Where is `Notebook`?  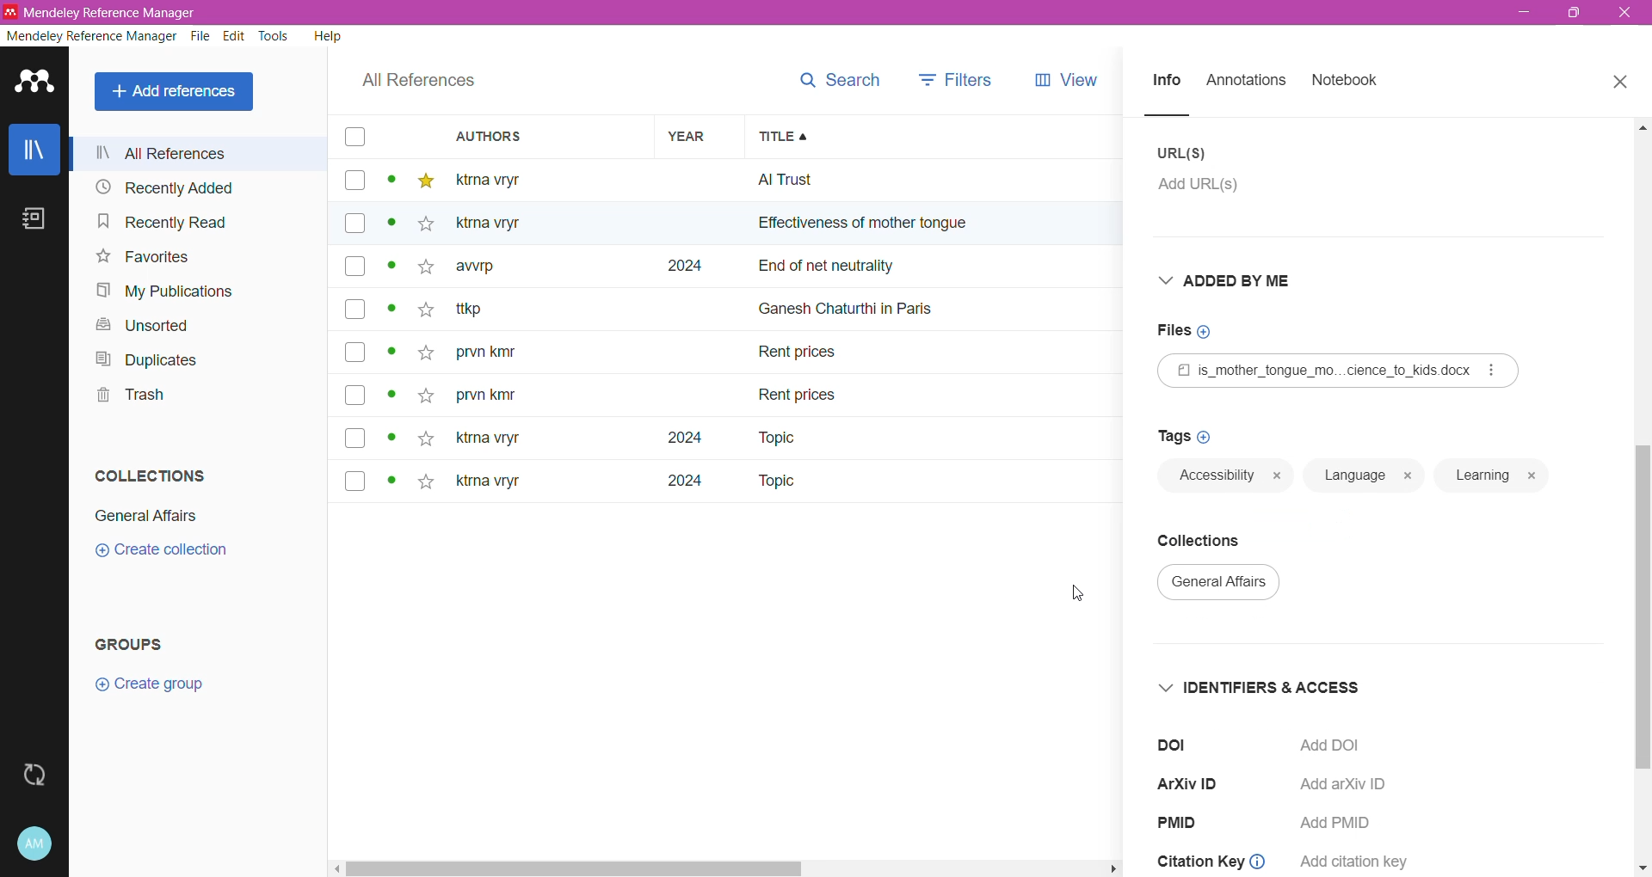
Notebook is located at coordinates (1346, 81).